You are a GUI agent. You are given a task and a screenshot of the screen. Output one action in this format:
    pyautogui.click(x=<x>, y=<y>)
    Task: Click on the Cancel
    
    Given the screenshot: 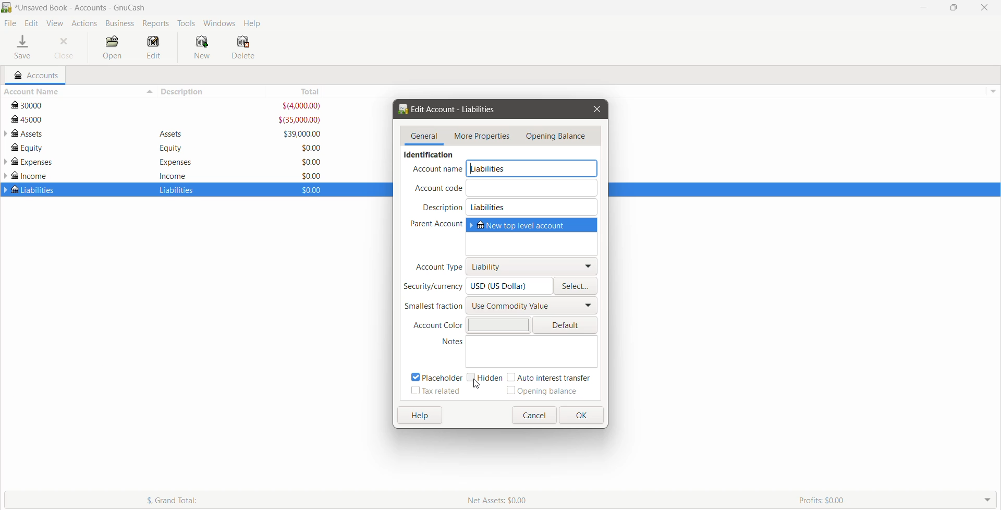 What is the action you would take?
    pyautogui.click(x=533, y=415)
    